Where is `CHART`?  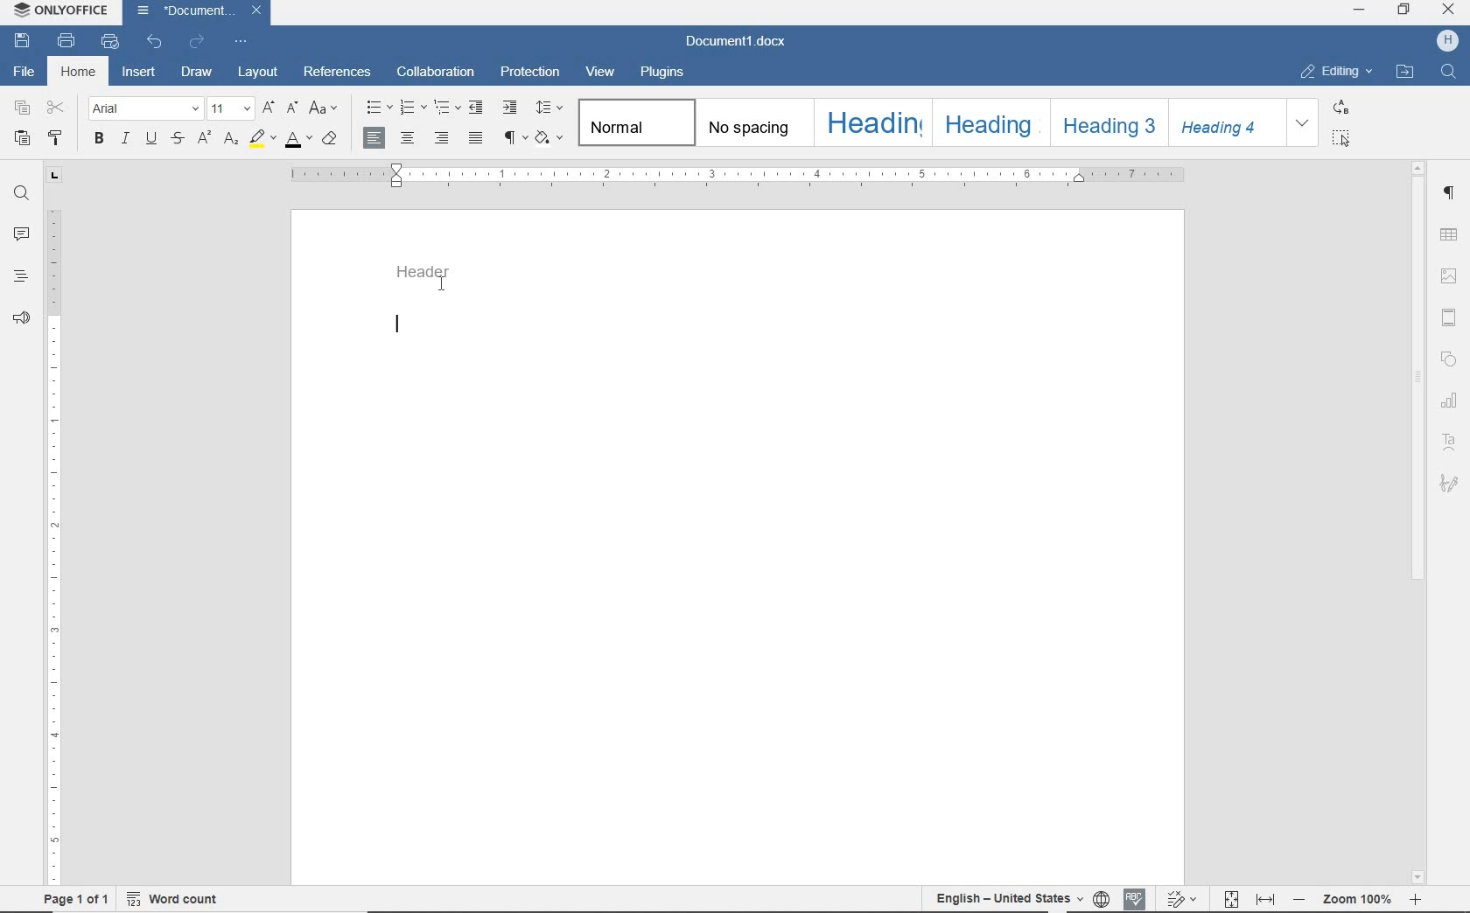 CHART is located at coordinates (1452, 399).